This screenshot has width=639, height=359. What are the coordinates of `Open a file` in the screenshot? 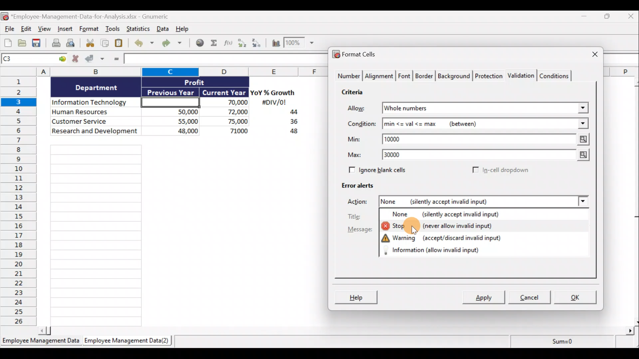 It's located at (22, 43).